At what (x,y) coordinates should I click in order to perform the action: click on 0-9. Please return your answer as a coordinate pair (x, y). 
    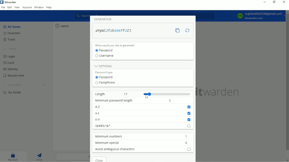
    Looking at the image, I should click on (143, 120).